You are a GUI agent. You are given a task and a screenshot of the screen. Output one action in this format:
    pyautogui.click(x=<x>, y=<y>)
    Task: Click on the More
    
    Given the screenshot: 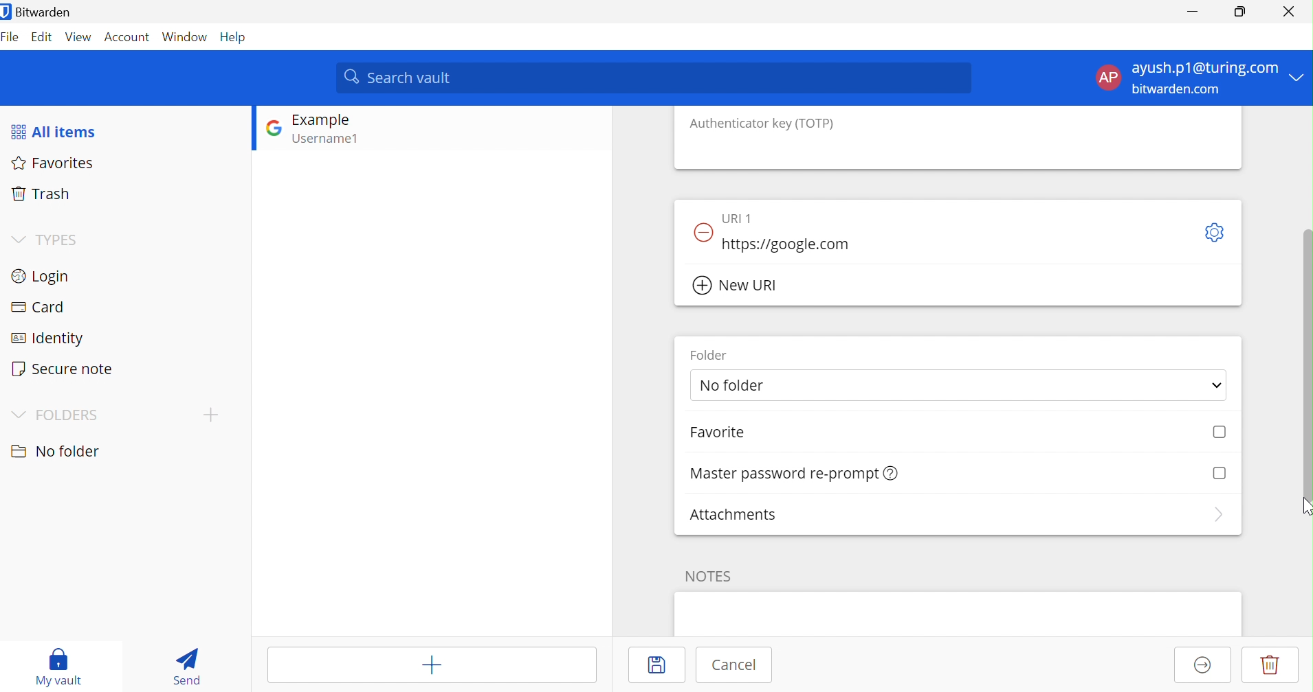 What is the action you would take?
    pyautogui.click(x=1217, y=515)
    